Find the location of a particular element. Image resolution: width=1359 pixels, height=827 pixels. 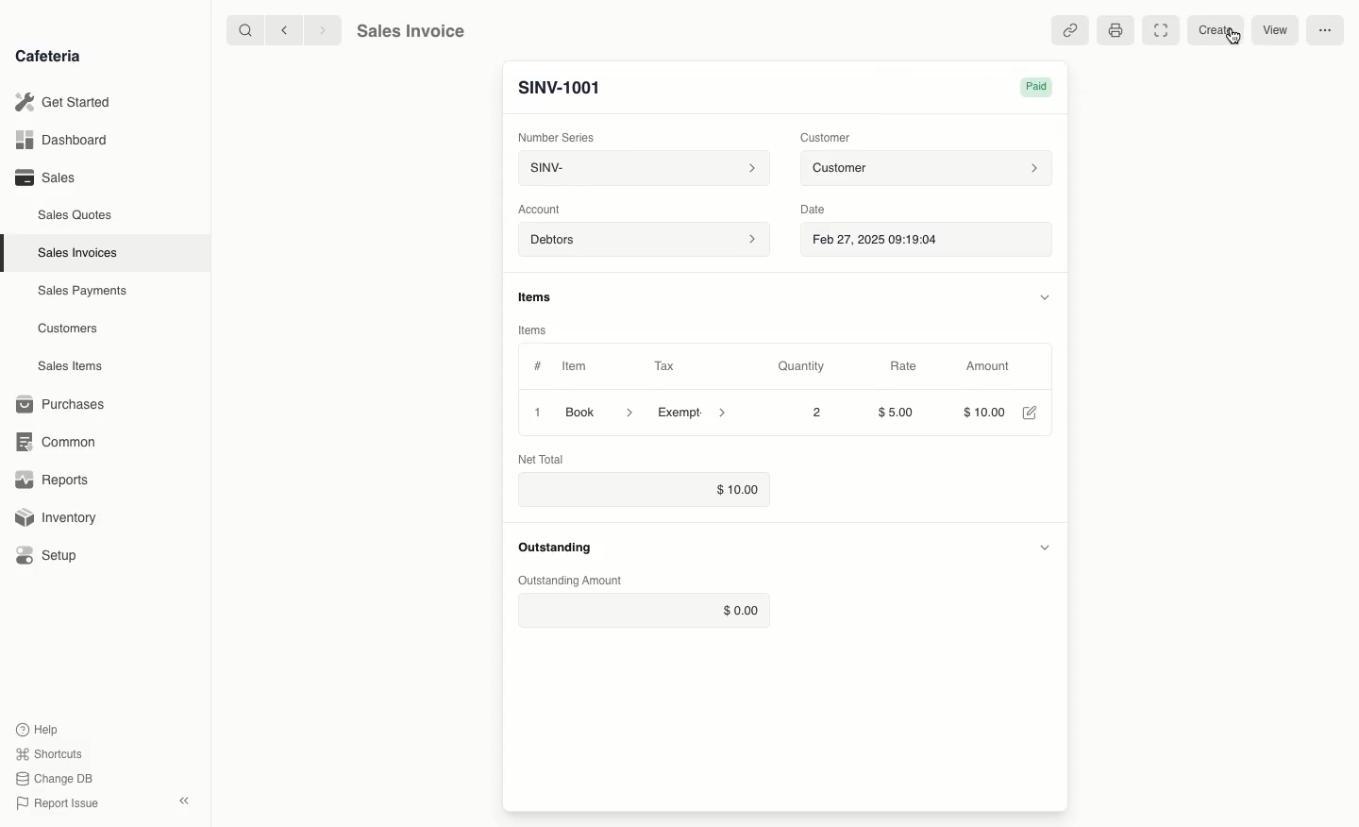

Full width toggle is located at coordinates (1160, 29).